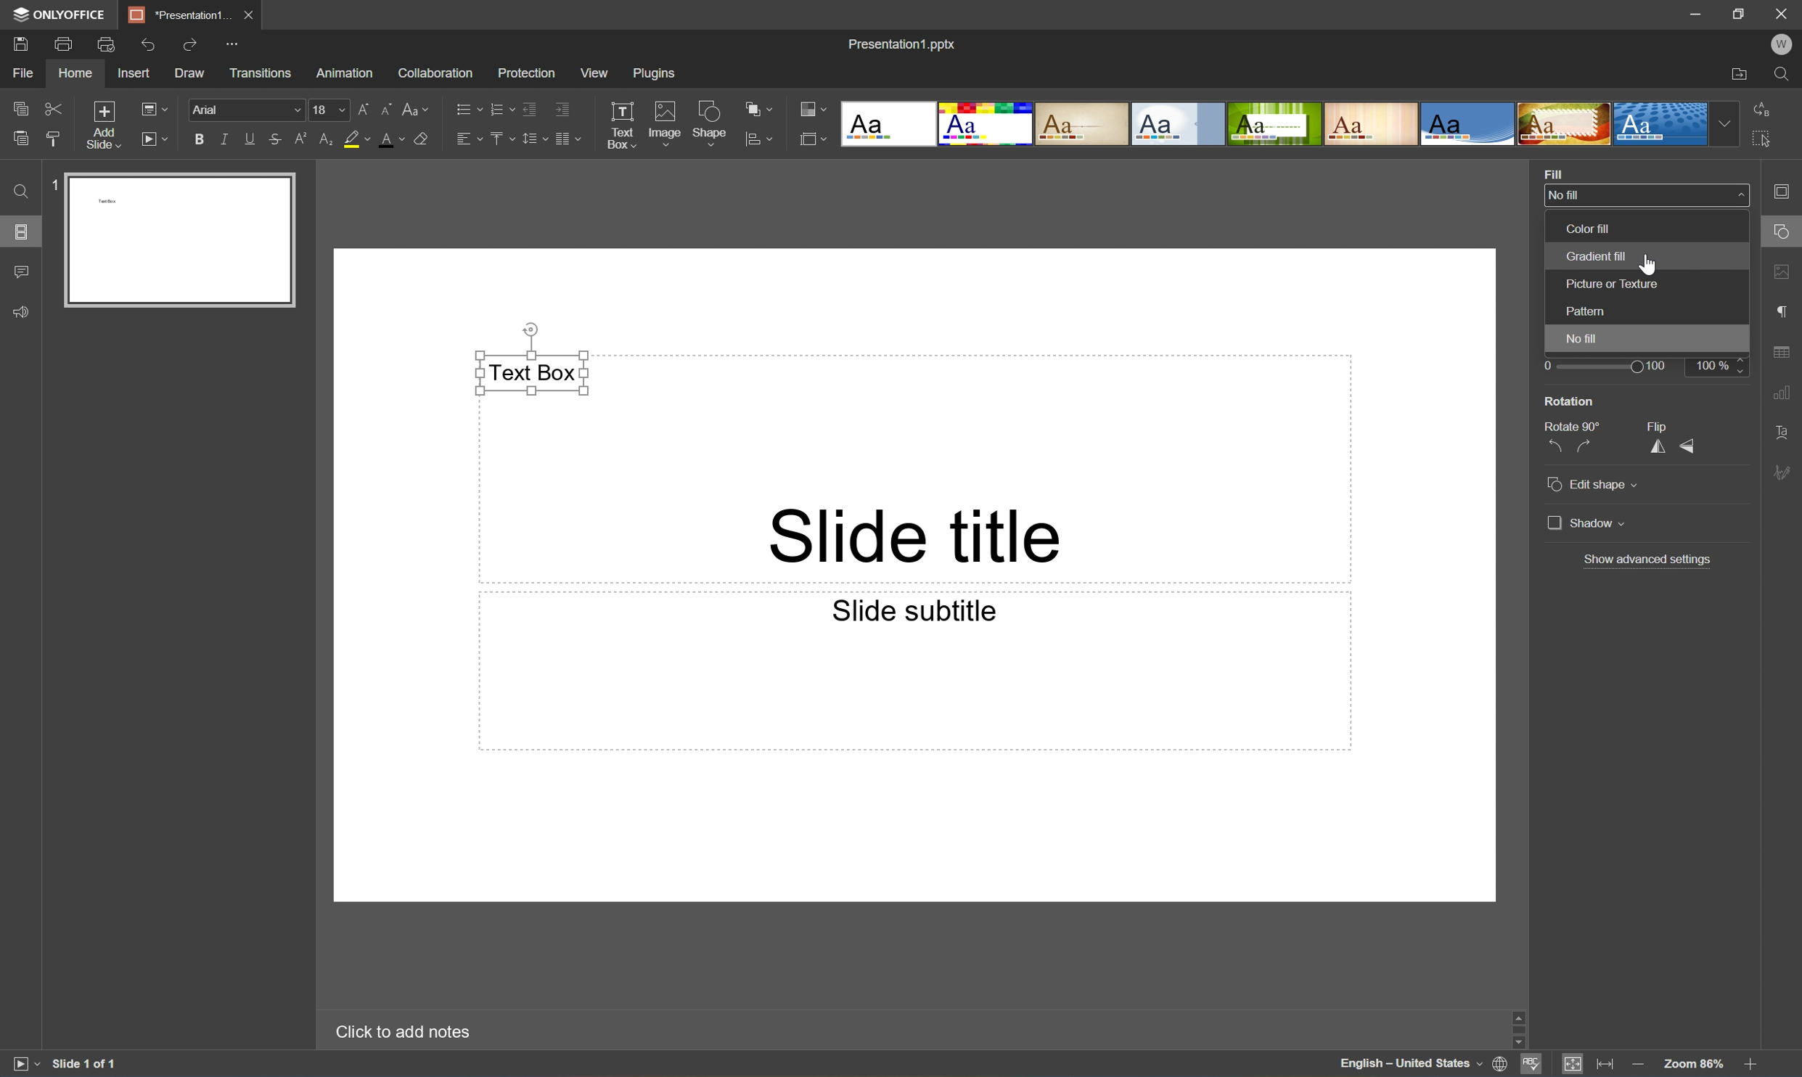 Image resolution: width=1802 pixels, height=1077 pixels. Describe the element at coordinates (1783, 232) in the screenshot. I see `Cursor` at that location.